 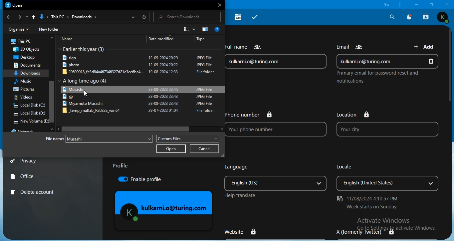 What do you see at coordinates (93, 17) in the screenshot?
I see `location` at bounding box center [93, 17].